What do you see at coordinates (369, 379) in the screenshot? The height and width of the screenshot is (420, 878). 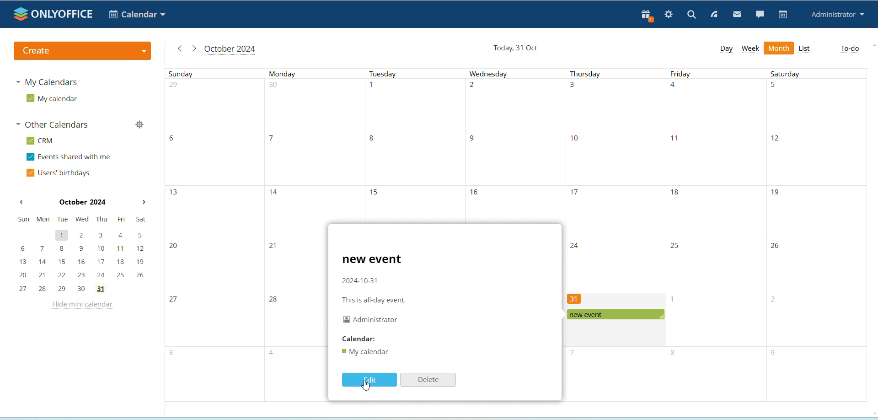 I see `edit` at bounding box center [369, 379].